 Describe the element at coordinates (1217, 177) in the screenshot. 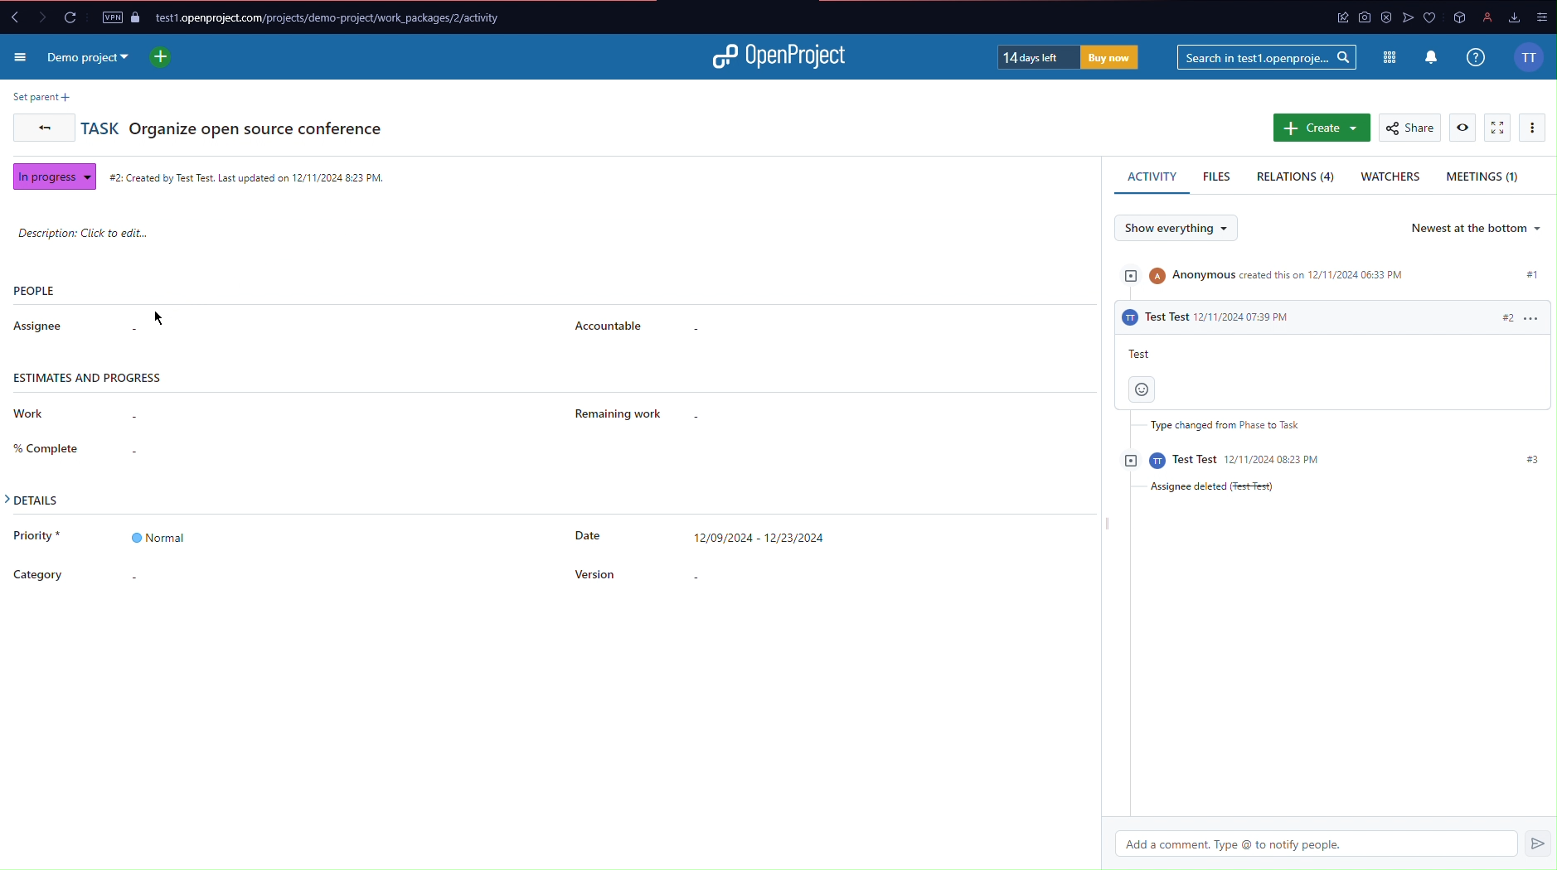

I see `Files` at that location.